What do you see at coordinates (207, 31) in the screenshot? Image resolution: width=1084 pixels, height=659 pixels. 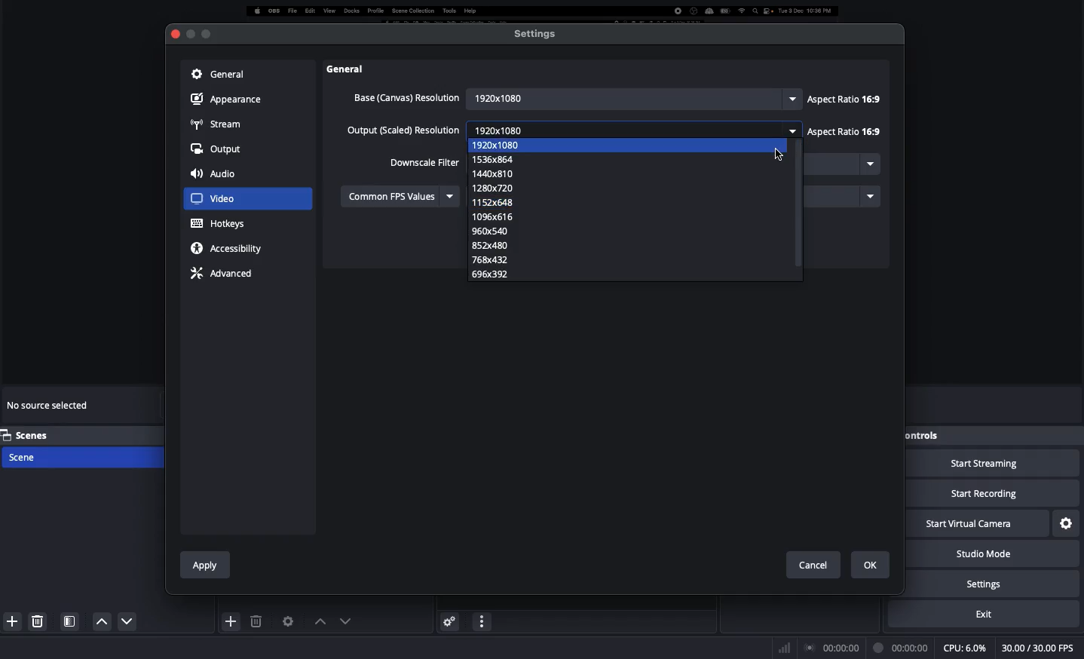 I see `minimize` at bounding box center [207, 31].